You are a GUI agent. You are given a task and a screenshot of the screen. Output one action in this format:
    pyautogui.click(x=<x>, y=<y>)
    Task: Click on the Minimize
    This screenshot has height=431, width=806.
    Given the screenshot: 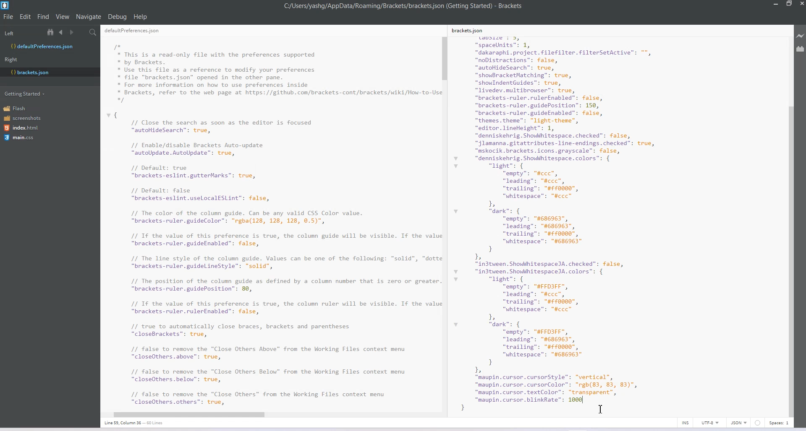 What is the action you would take?
    pyautogui.click(x=777, y=4)
    